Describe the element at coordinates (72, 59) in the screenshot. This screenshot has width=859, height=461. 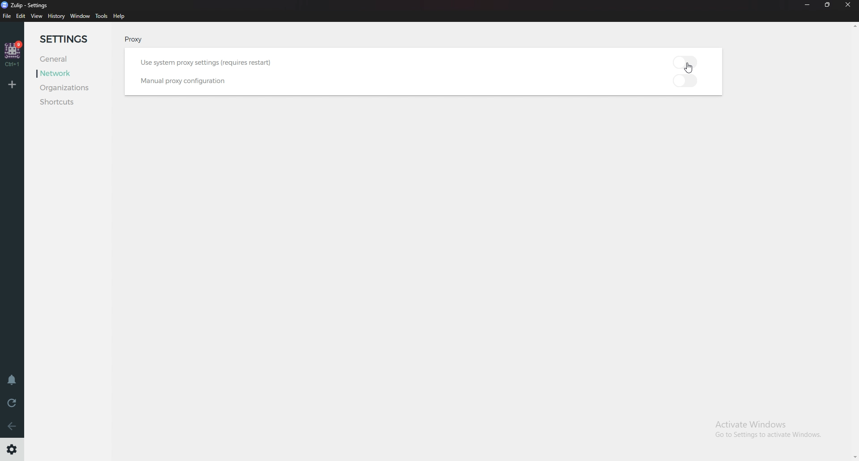
I see `General` at that location.